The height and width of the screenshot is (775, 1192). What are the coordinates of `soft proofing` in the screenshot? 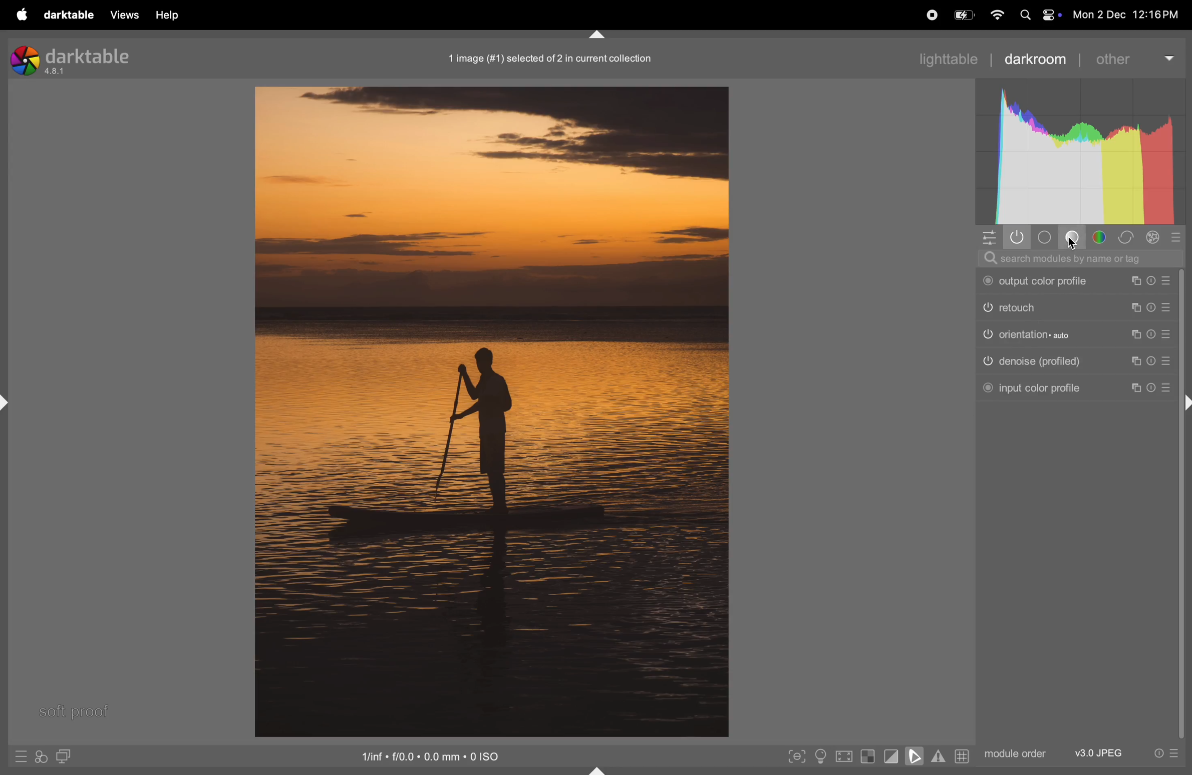 It's located at (917, 755).